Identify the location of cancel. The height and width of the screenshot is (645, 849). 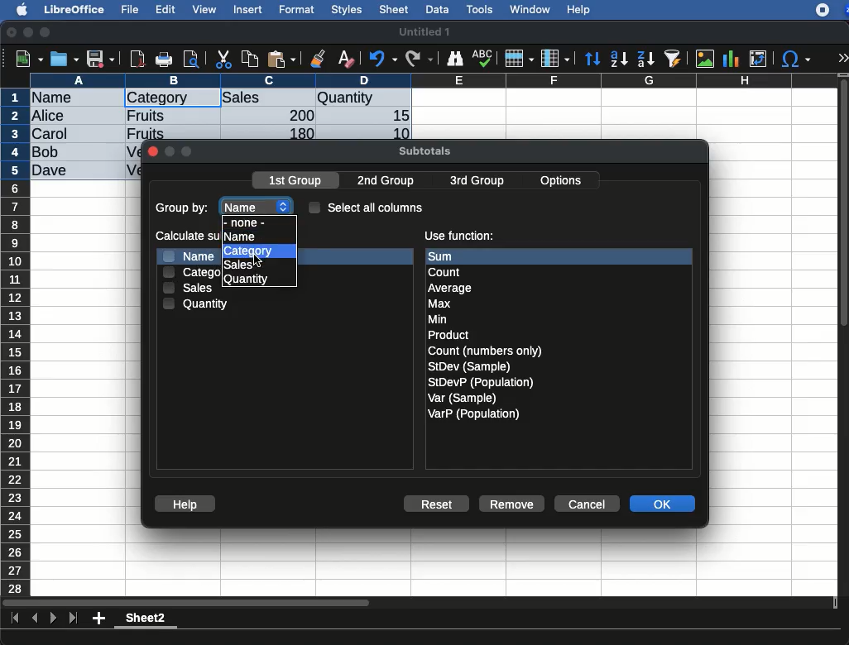
(586, 504).